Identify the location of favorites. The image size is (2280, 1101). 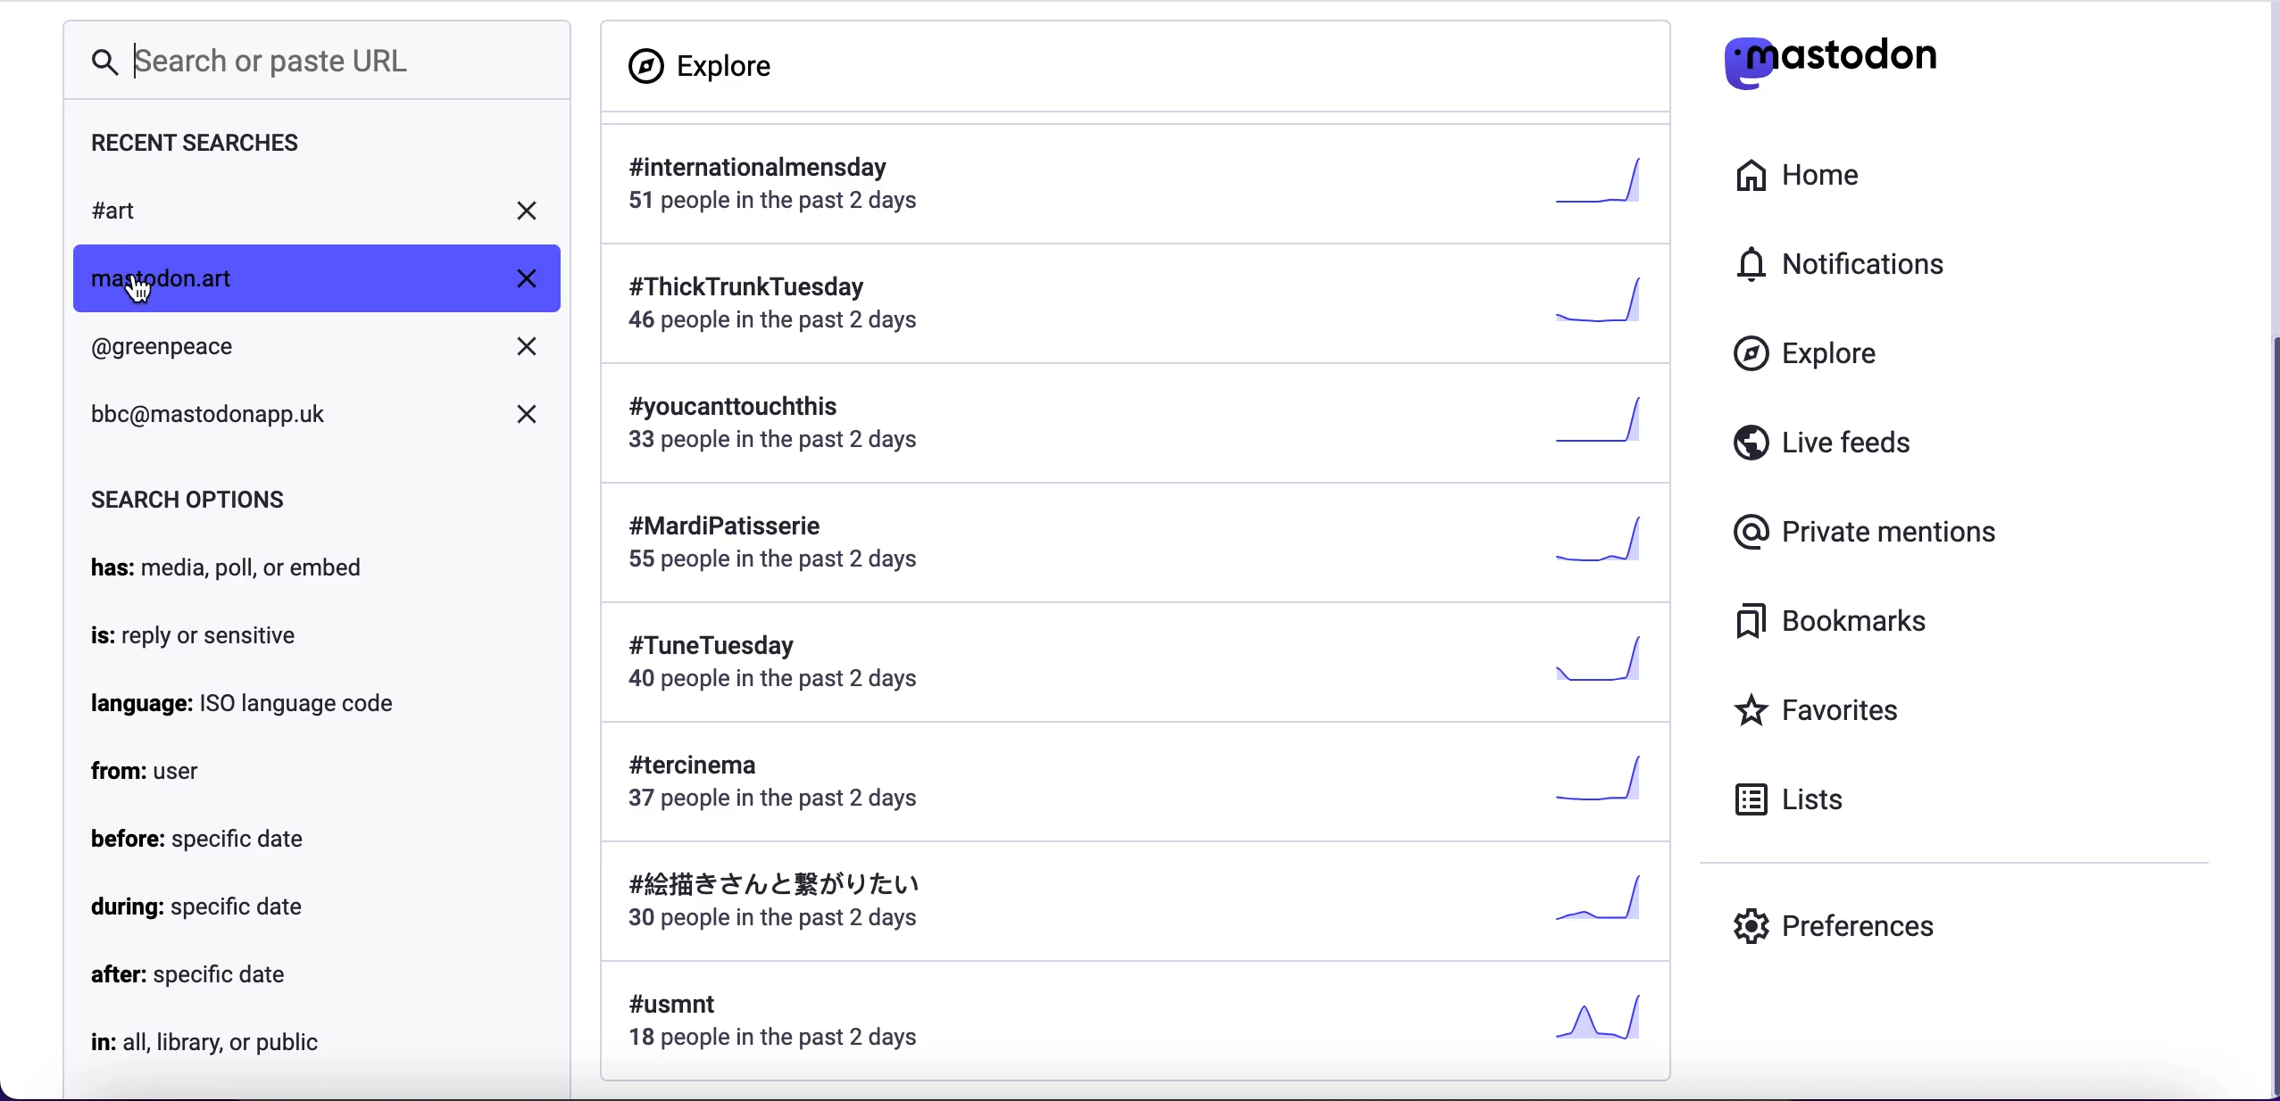
(1821, 708).